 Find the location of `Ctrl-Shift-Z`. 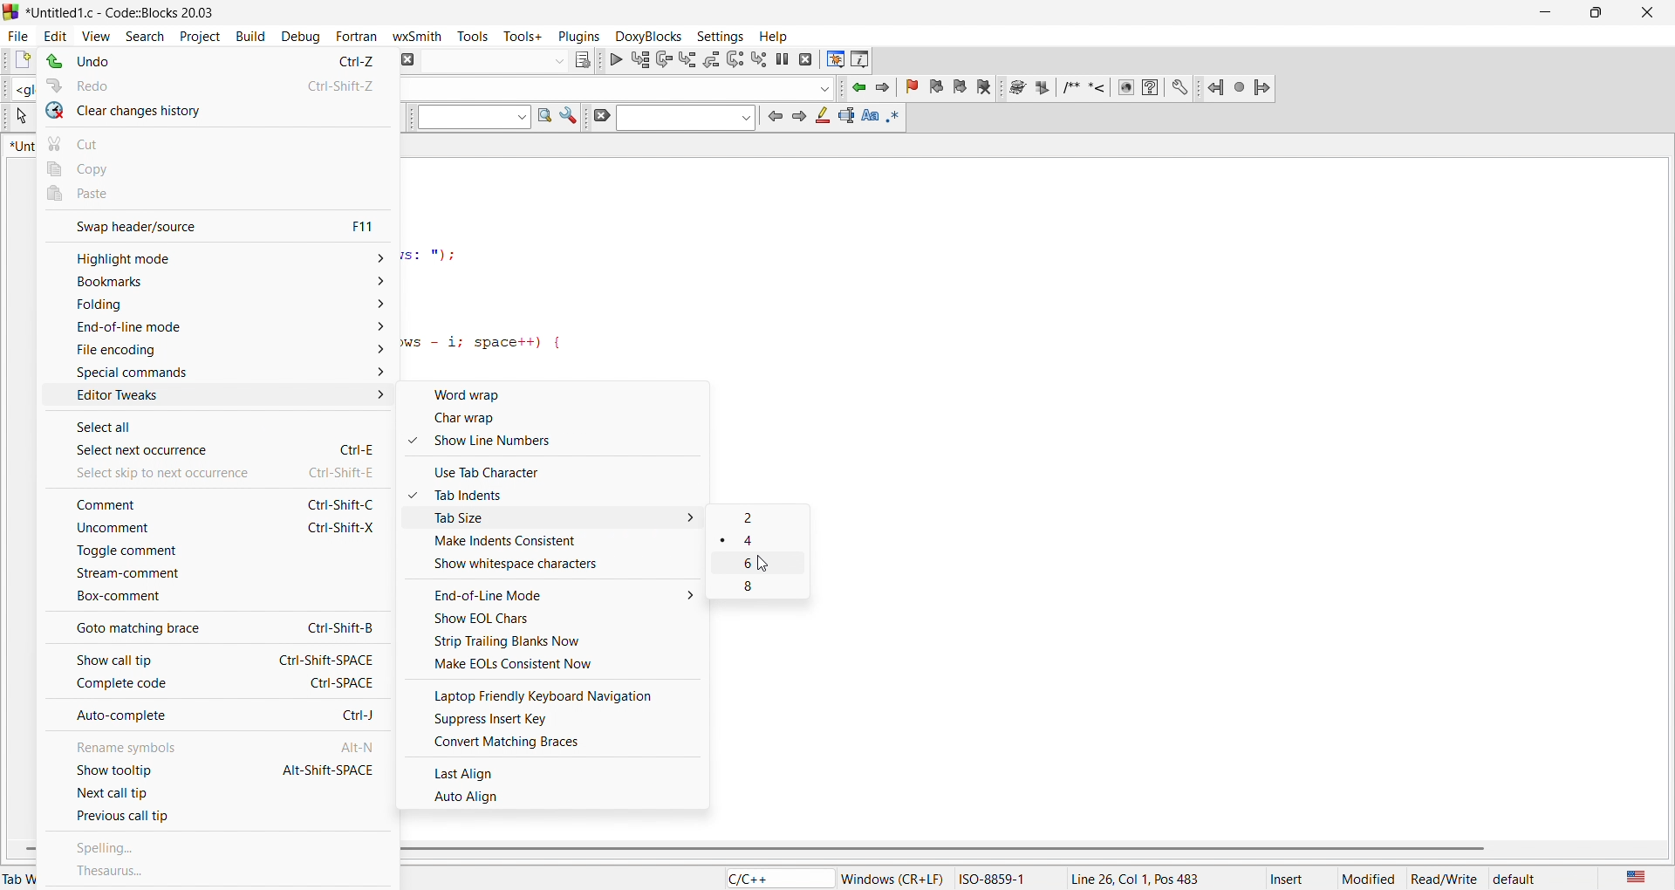

Ctrl-Shift-Z is located at coordinates (337, 86).